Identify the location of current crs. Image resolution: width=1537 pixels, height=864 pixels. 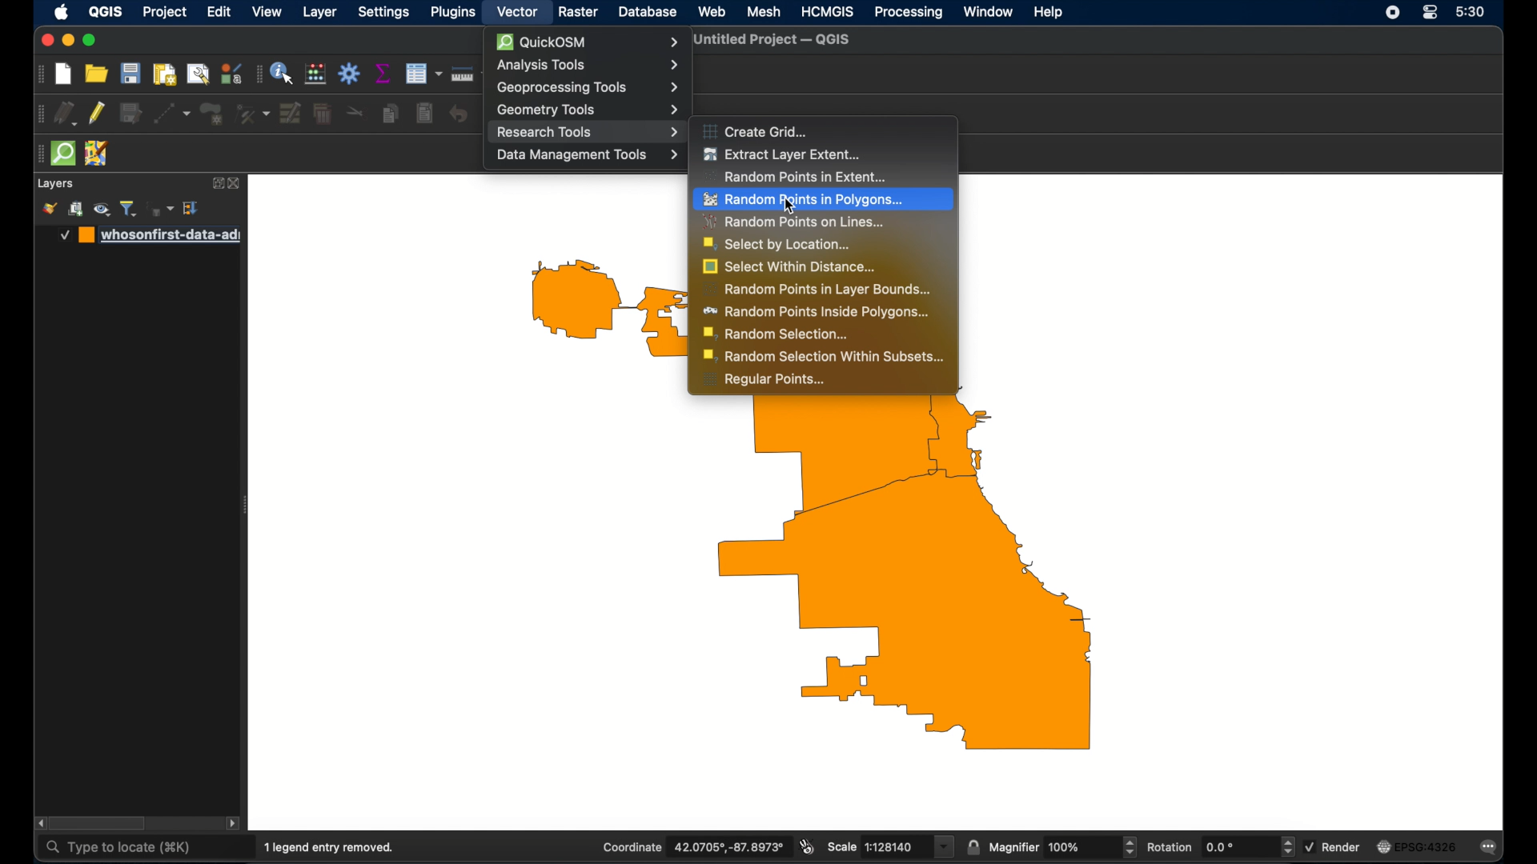
(1416, 847).